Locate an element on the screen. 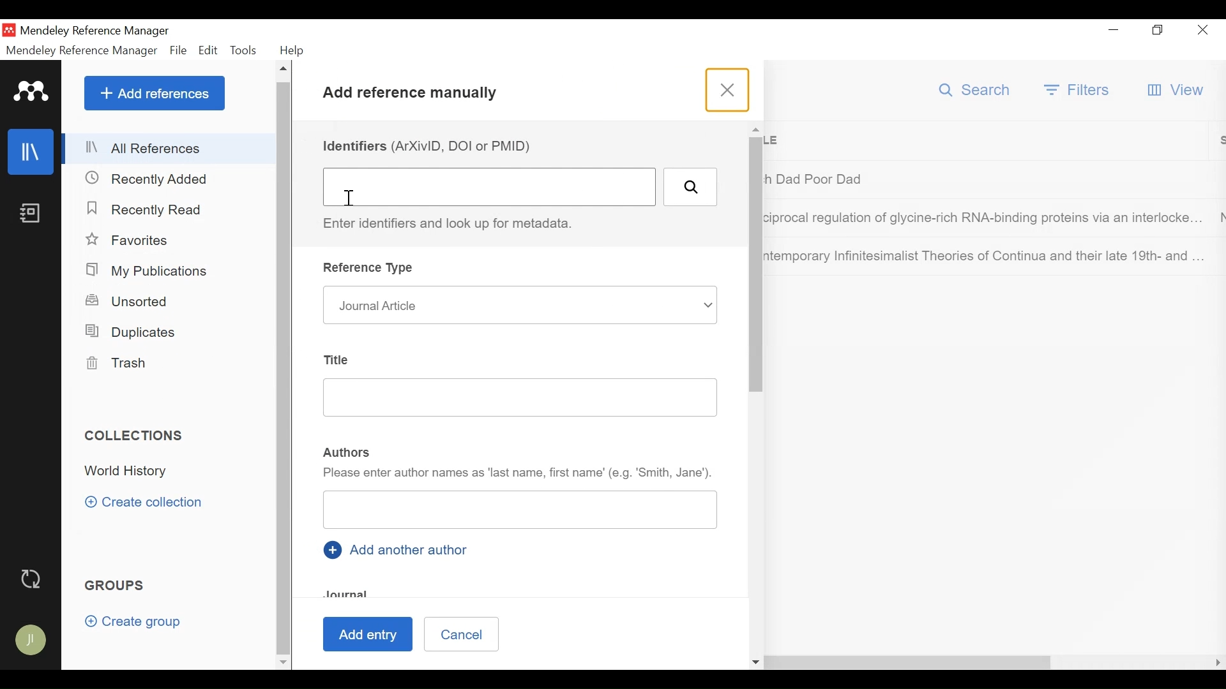  Please enter author as last name, first name is located at coordinates (518, 473).